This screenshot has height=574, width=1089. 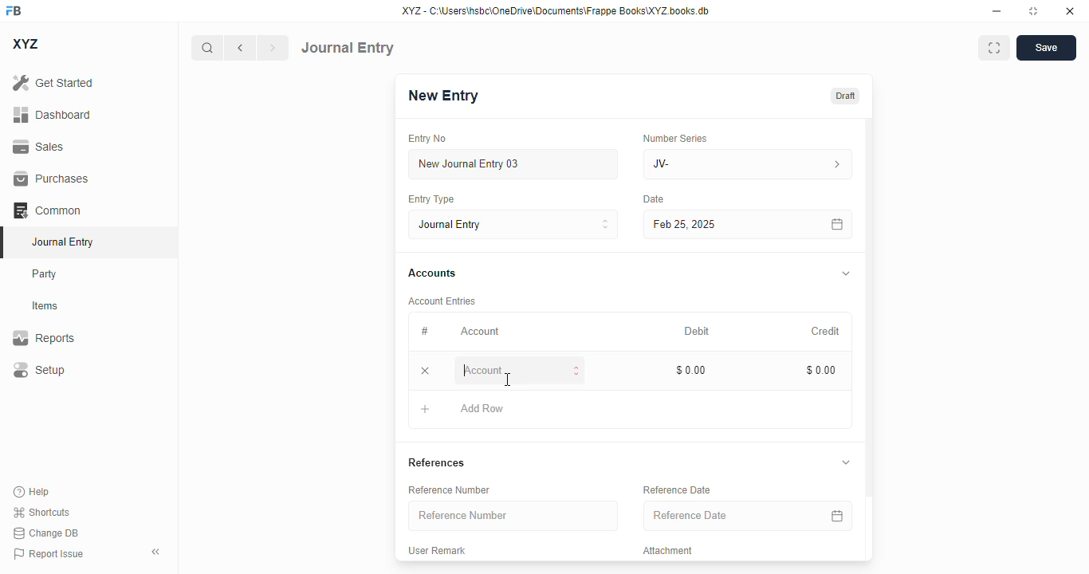 What do you see at coordinates (449, 490) in the screenshot?
I see `reference number` at bounding box center [449, 490].